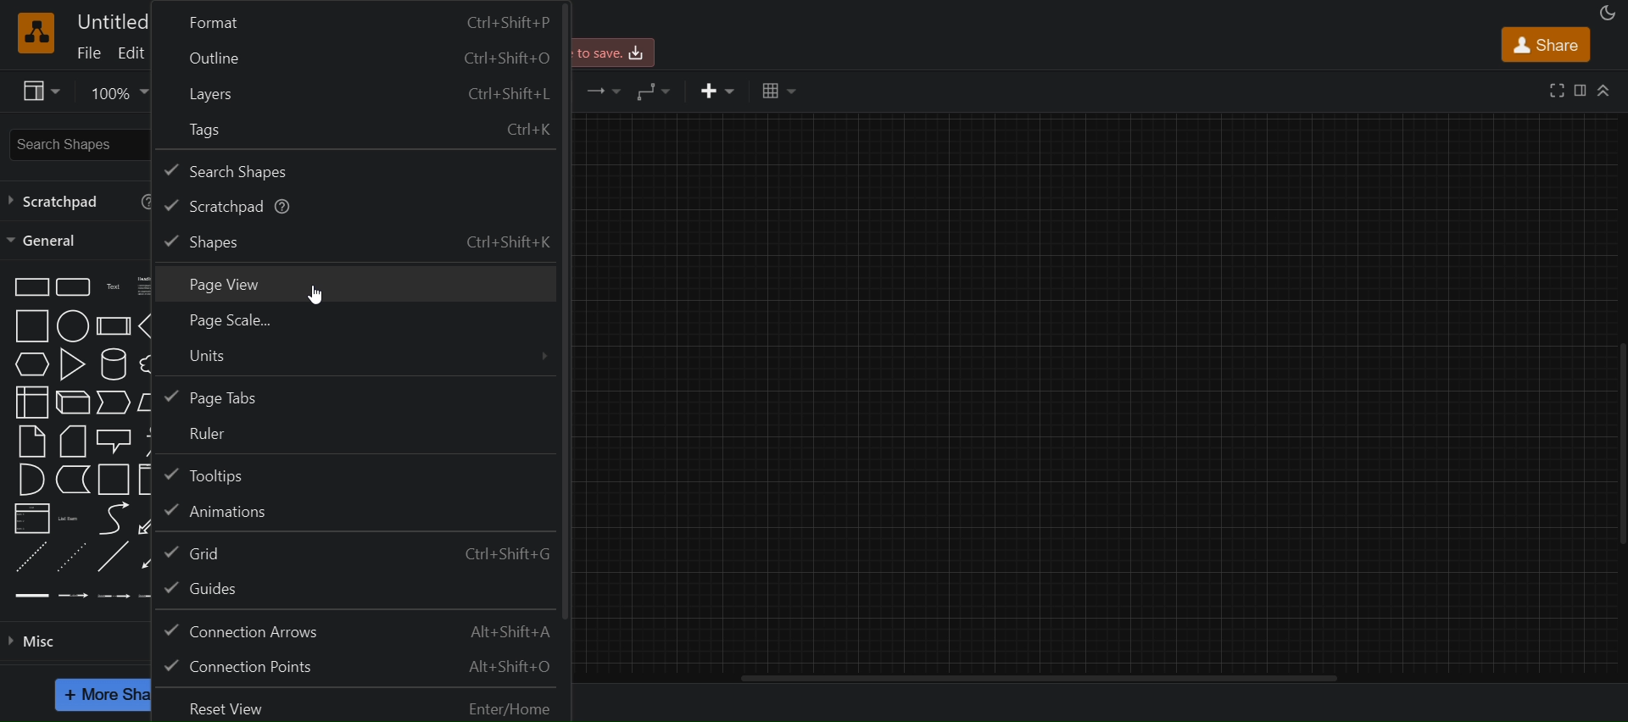 The image size is (1628, 722). I want to click on format, so click(1581, 90).